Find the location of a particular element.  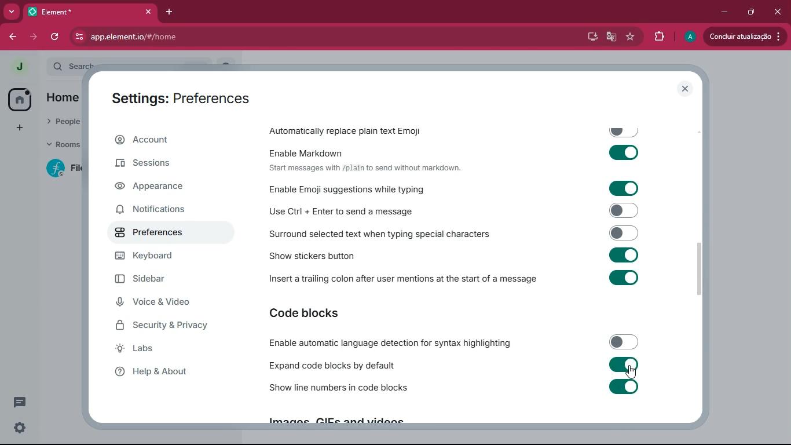

‘Start messages with /plain to send without markdown. is located at coordinates (369, 169).